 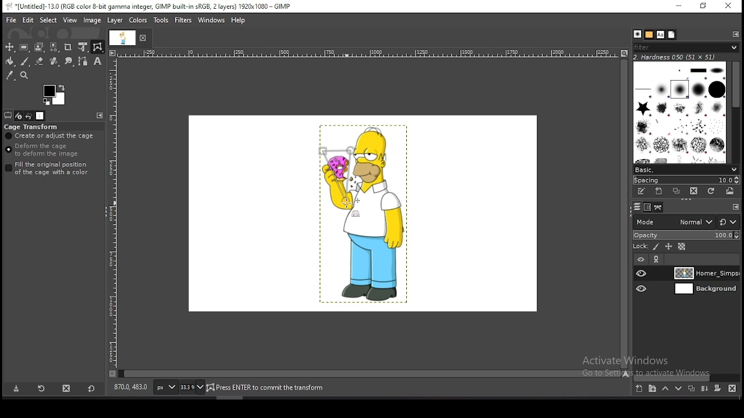 What do you see at coordinates (730, 190) in the screenshot?
I see `open brush as image` at bounding box center [730, 190].